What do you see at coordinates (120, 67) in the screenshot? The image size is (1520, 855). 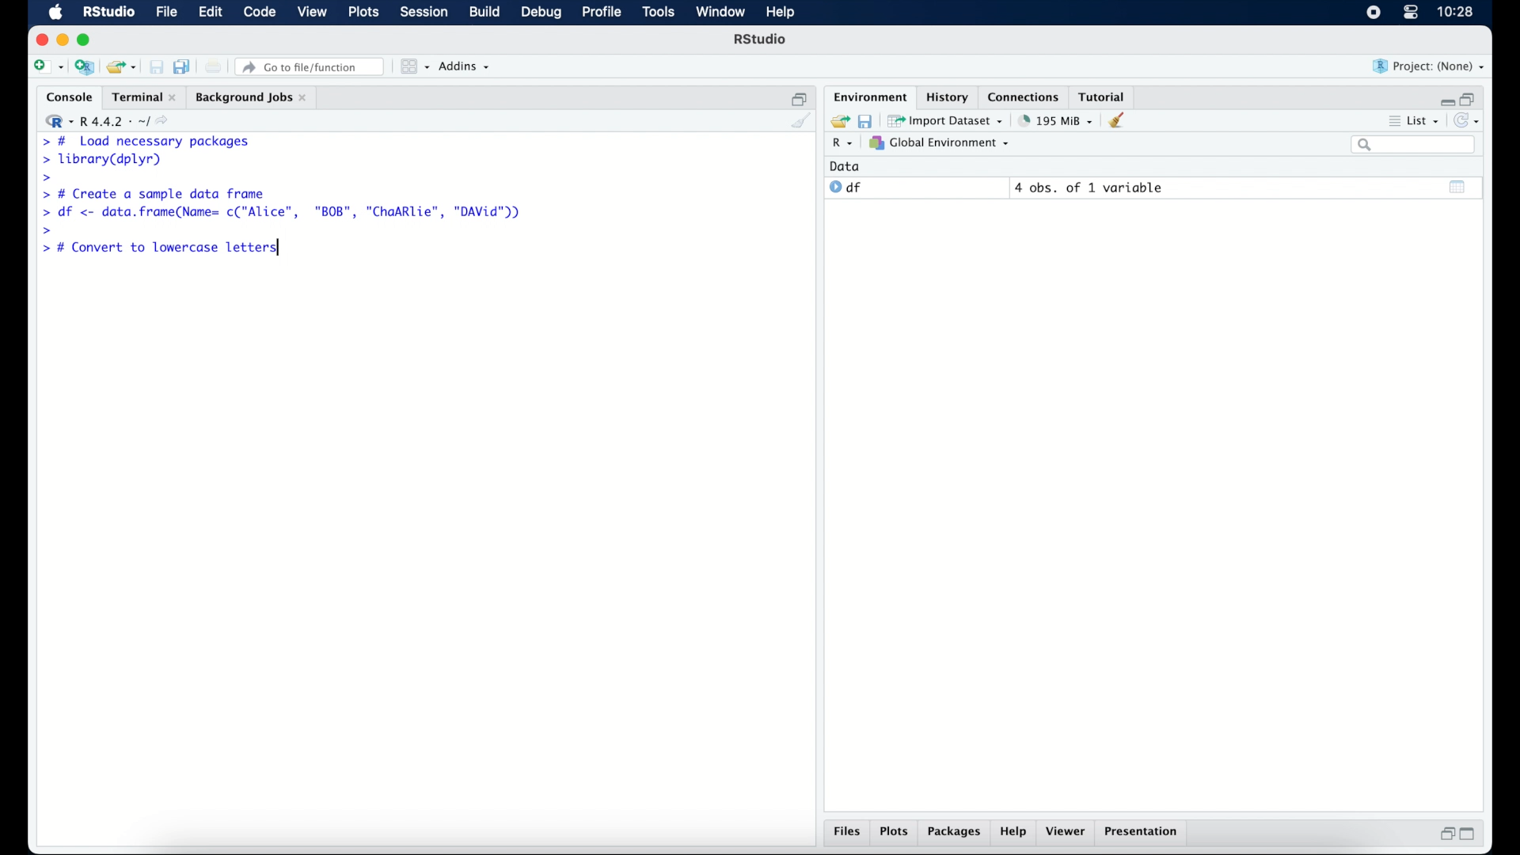 I see `load existing project` at bounding box center [120, 67].